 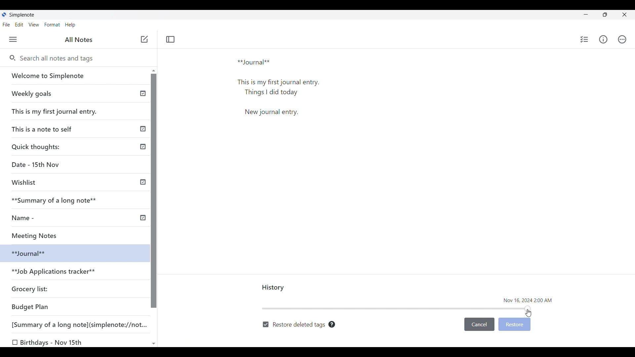 I want to click on Date - 15th Nov, so click(x=37, y=165).